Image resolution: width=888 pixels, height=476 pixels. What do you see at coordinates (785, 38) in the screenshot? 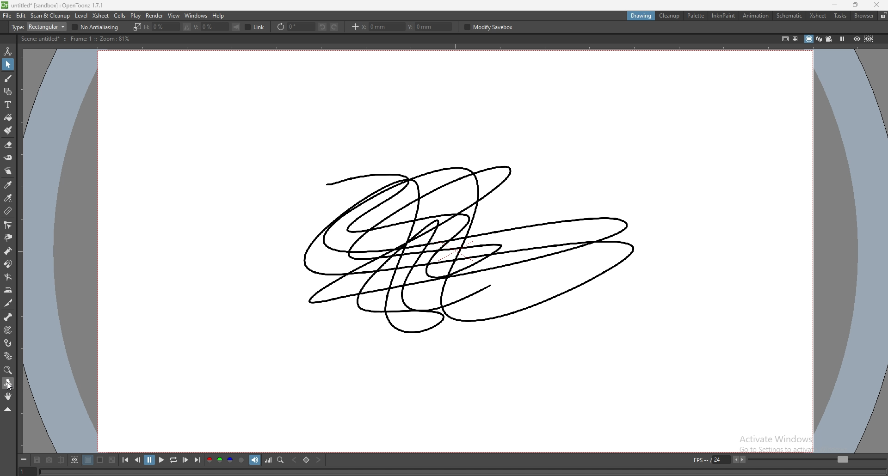
I see `safe area` at bounding box center [785, 38].